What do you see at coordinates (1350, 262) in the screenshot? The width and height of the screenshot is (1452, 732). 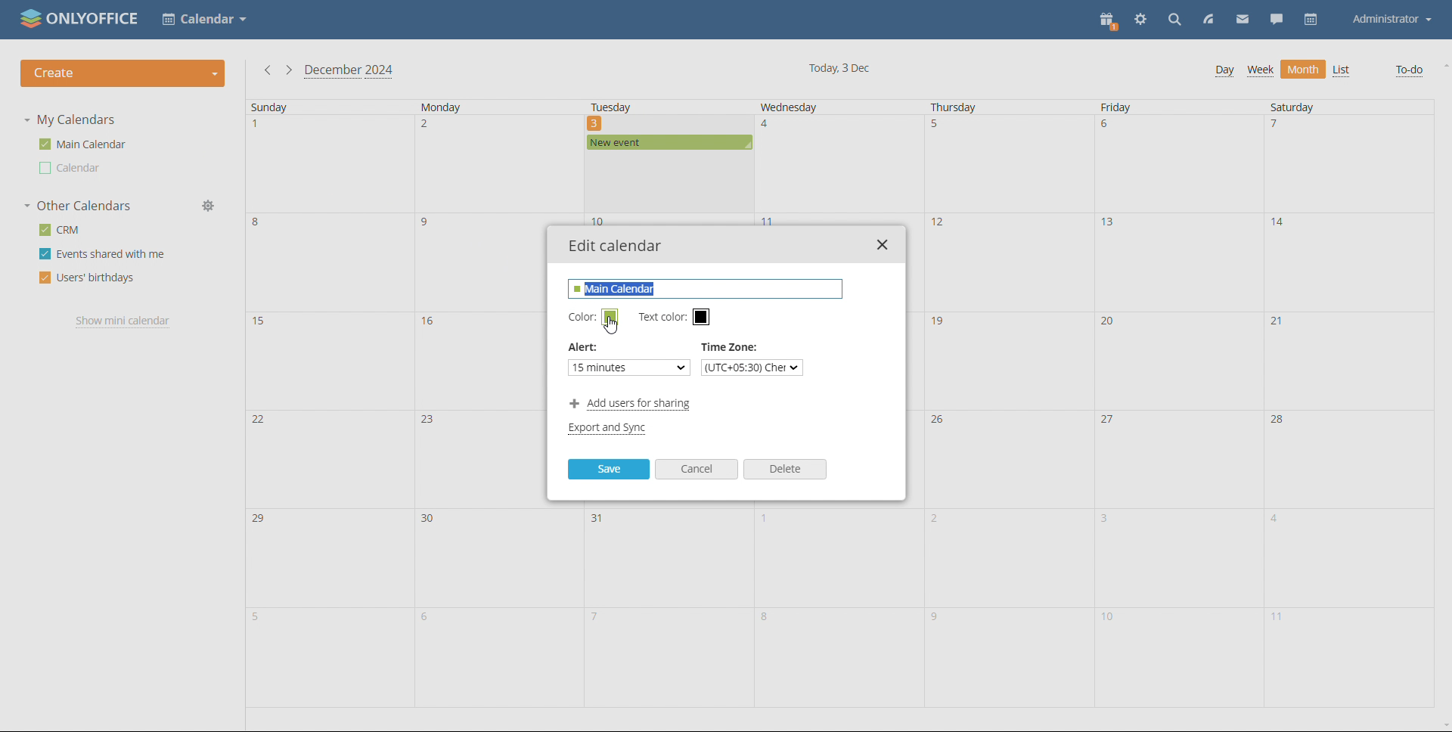 I see `date` at bounding box center [1350, 262].